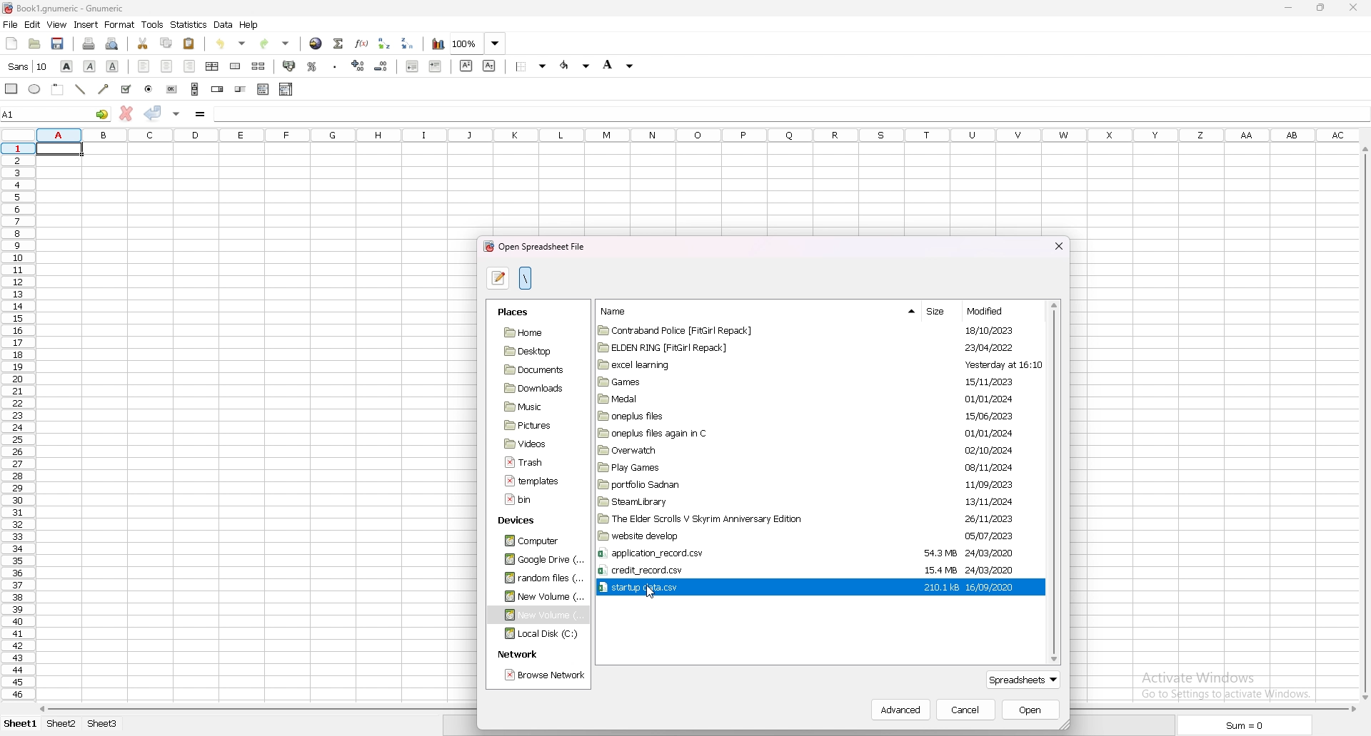 Image resolution: width=1371 pixels, height=736 pixels. Describe the element at coordinates (241, 89) in the screenshot. I see `slider` at that location.